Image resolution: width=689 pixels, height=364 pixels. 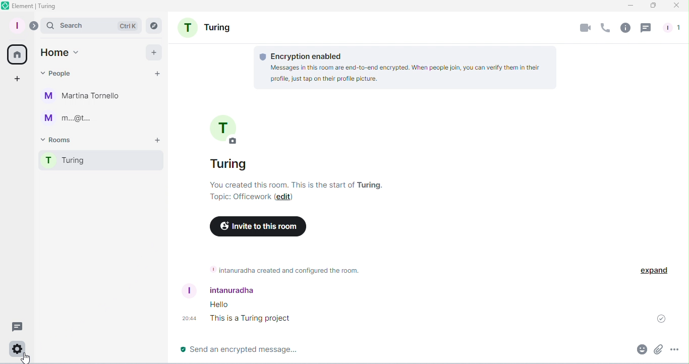 What do you see at coordinates (672, 29) in the screenshot?
I see `People` at bounding box center [672, 29].